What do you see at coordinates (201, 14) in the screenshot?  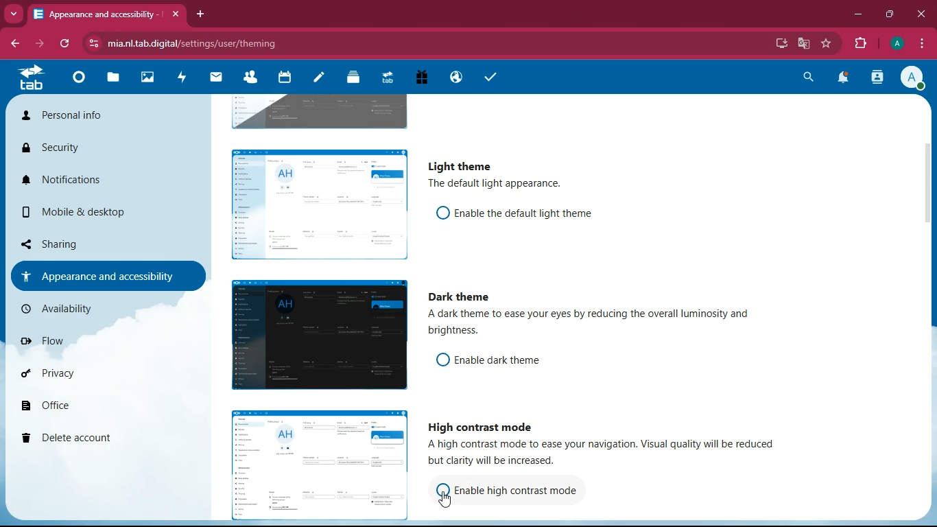 I see `add tab` at bounding box center [201, 14].